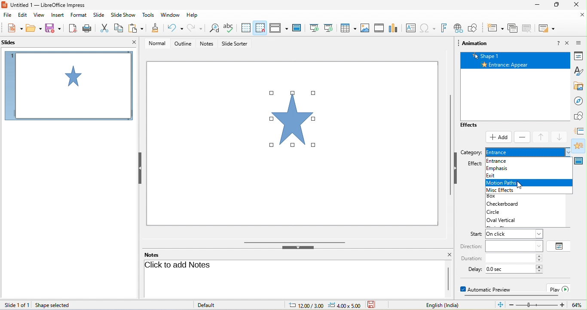 The width and height of the screenshot is (587, 310). I want to click on view, so click(38, 15).